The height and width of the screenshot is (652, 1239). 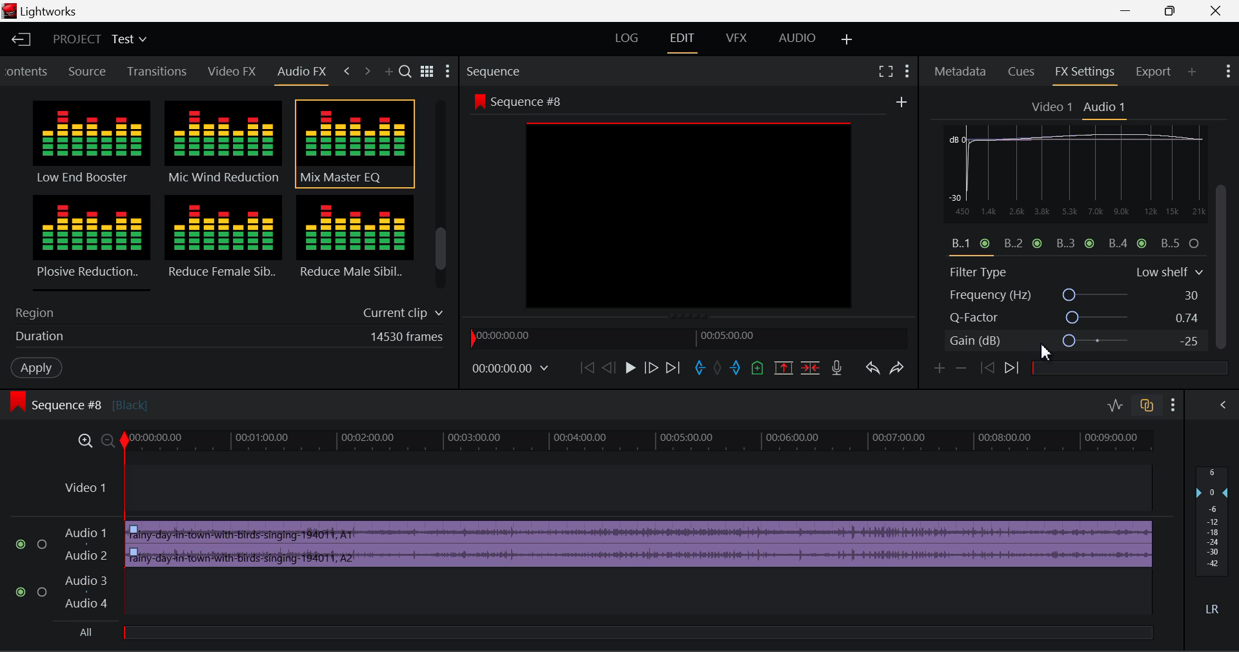 I want to click on Next Tab, so click(x=367, y=70).